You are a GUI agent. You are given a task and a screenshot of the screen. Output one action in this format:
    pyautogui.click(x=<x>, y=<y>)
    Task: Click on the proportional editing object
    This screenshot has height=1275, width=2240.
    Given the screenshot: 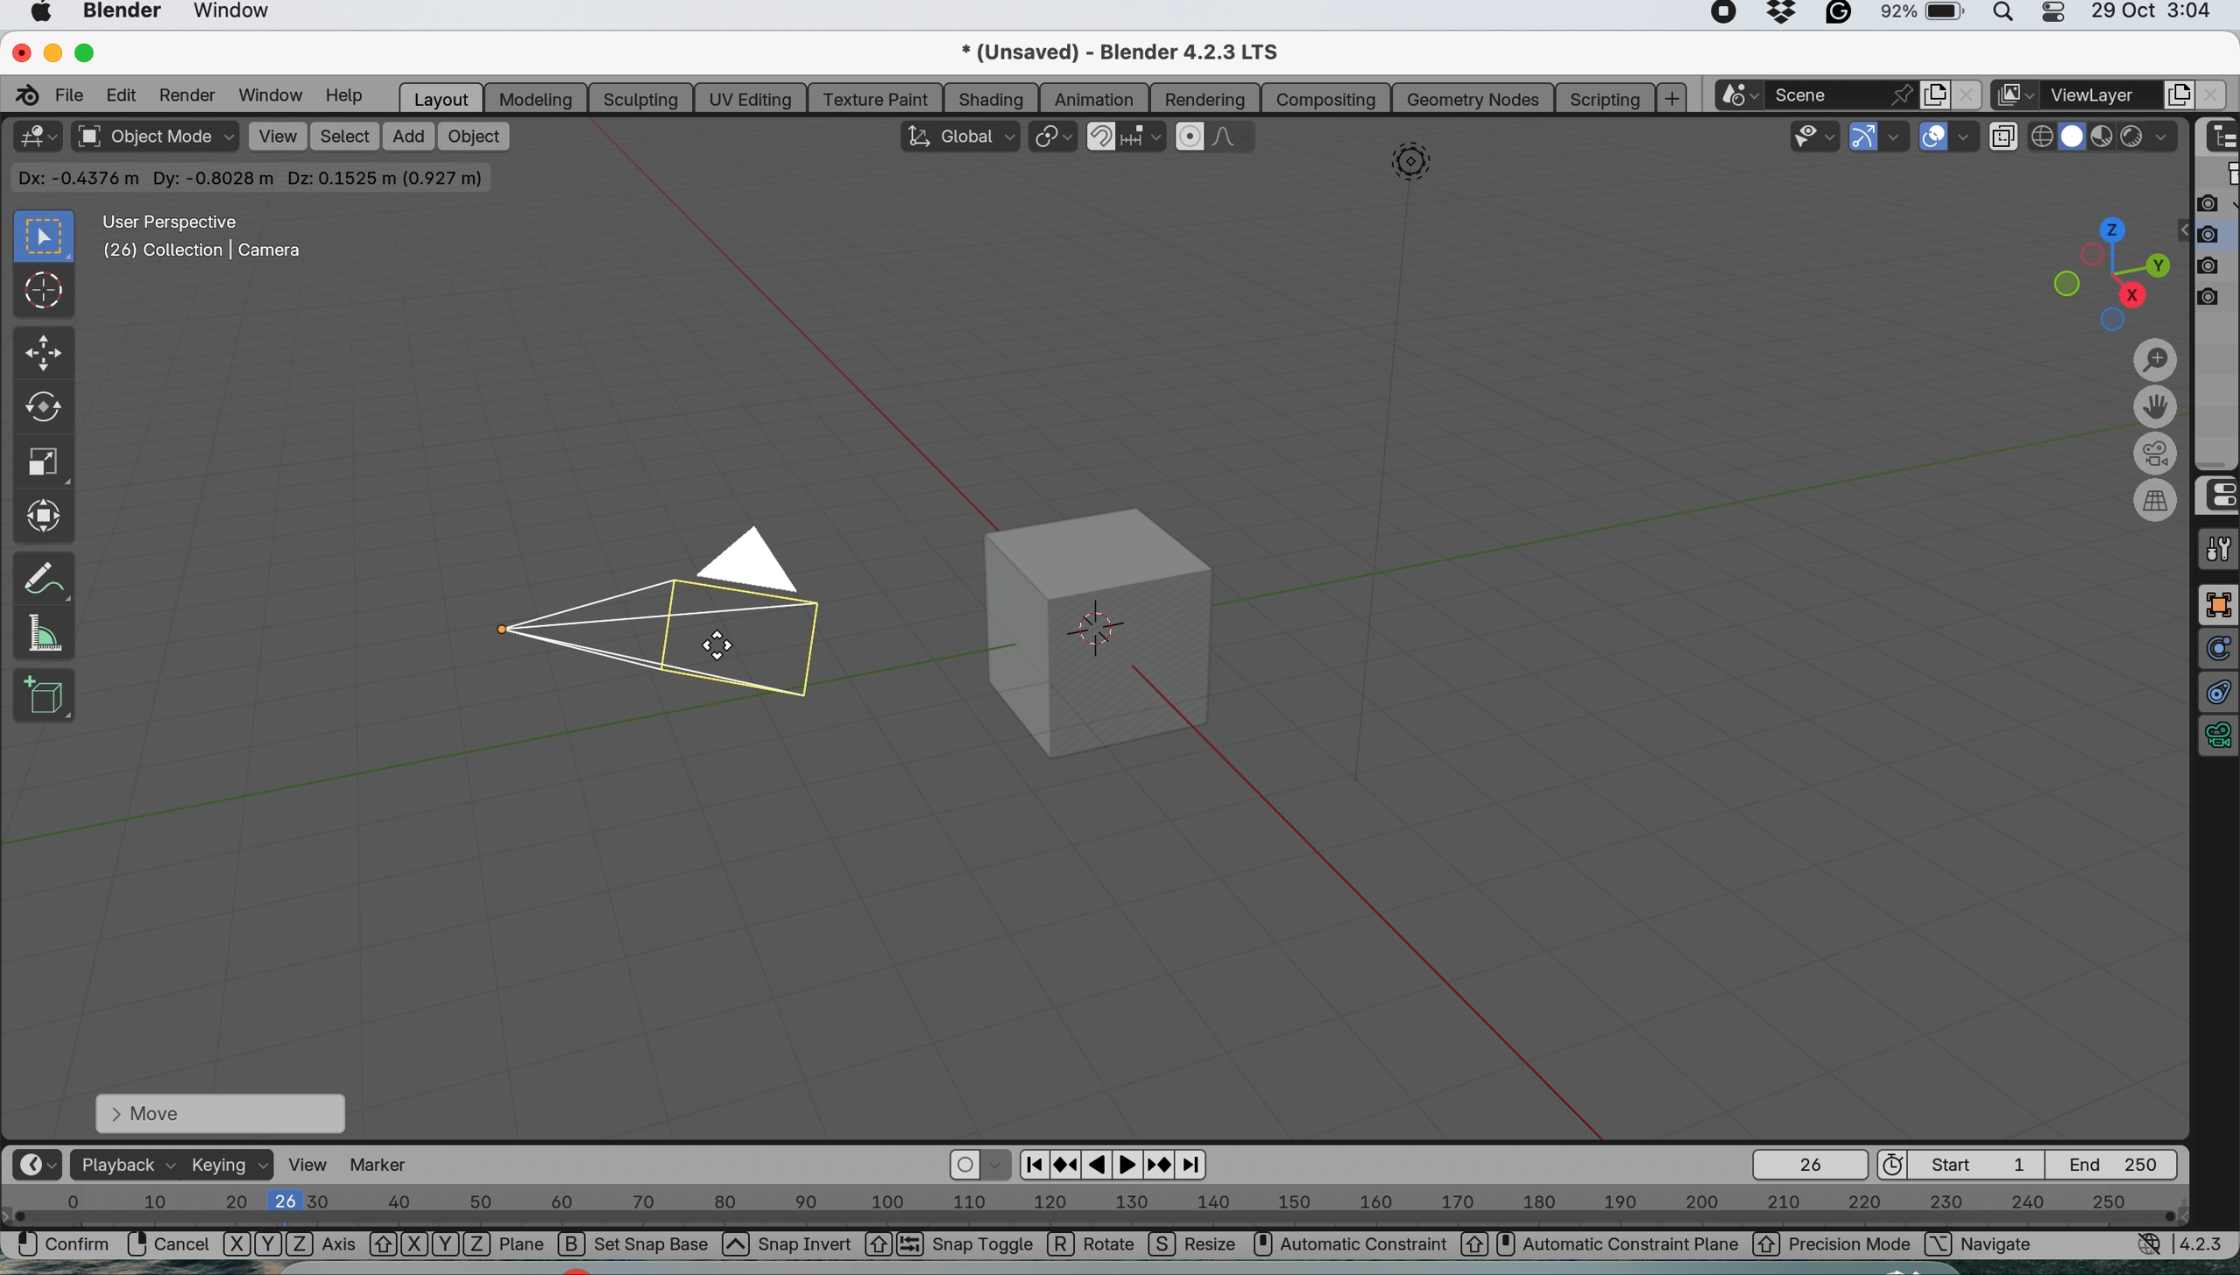 What is the action you would take?
    pyautogui.click(x=1192, y=137)
    